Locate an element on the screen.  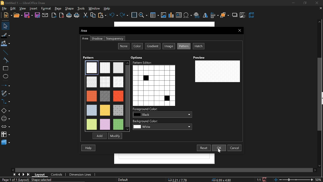
close current tab is located at coordinates (320, 8).